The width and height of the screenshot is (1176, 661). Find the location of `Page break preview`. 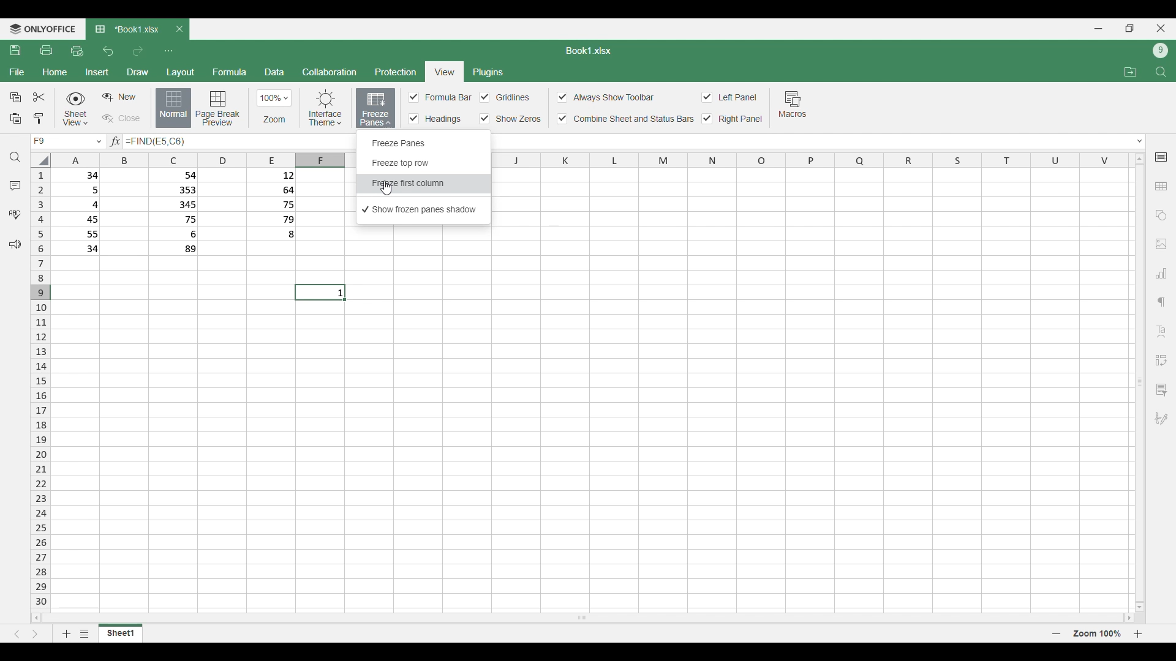

Page break preview is located at coordinates (218, 109).